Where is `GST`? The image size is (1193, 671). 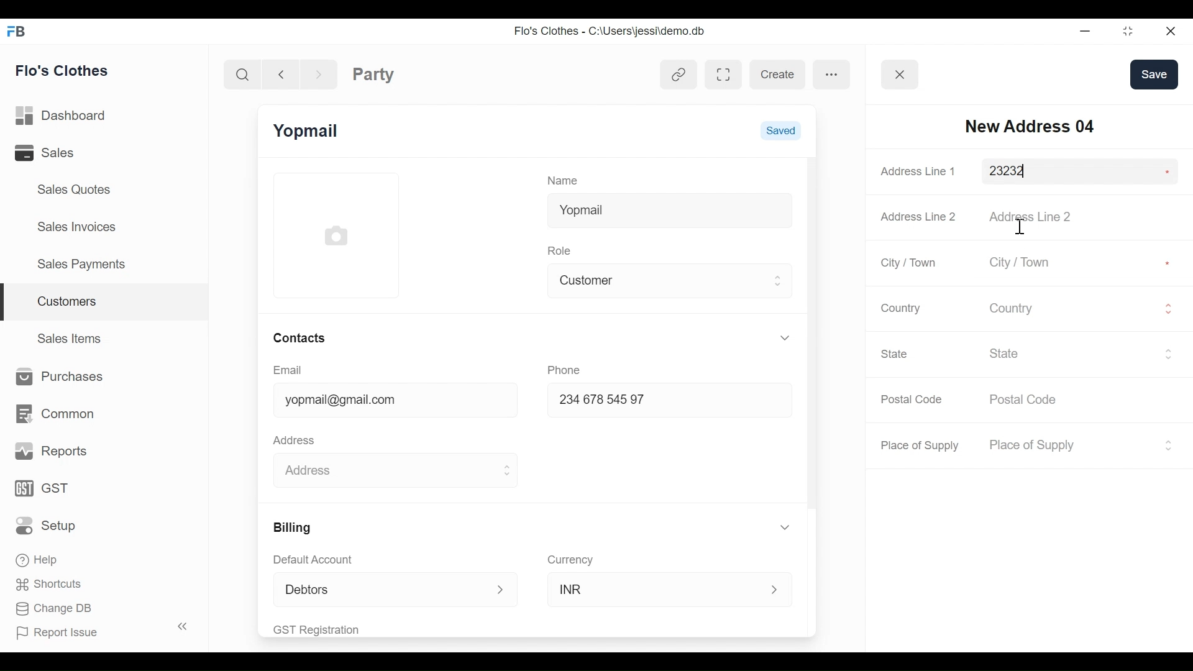
GST is located at coordinates (43, 490).